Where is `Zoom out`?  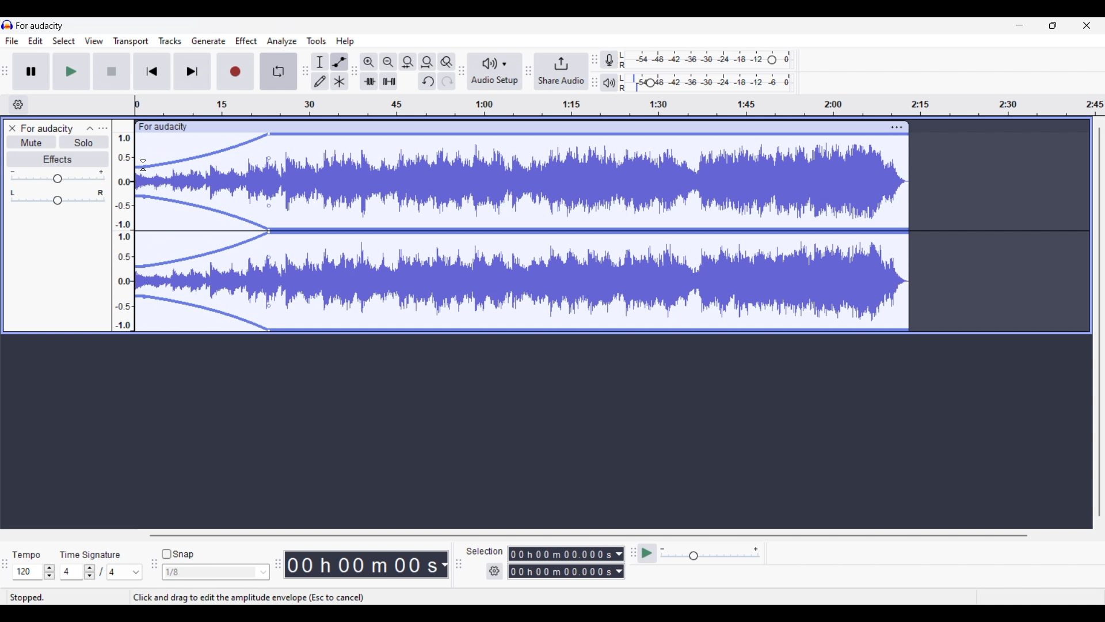 Zoom out is located at coordinates (389, 62).